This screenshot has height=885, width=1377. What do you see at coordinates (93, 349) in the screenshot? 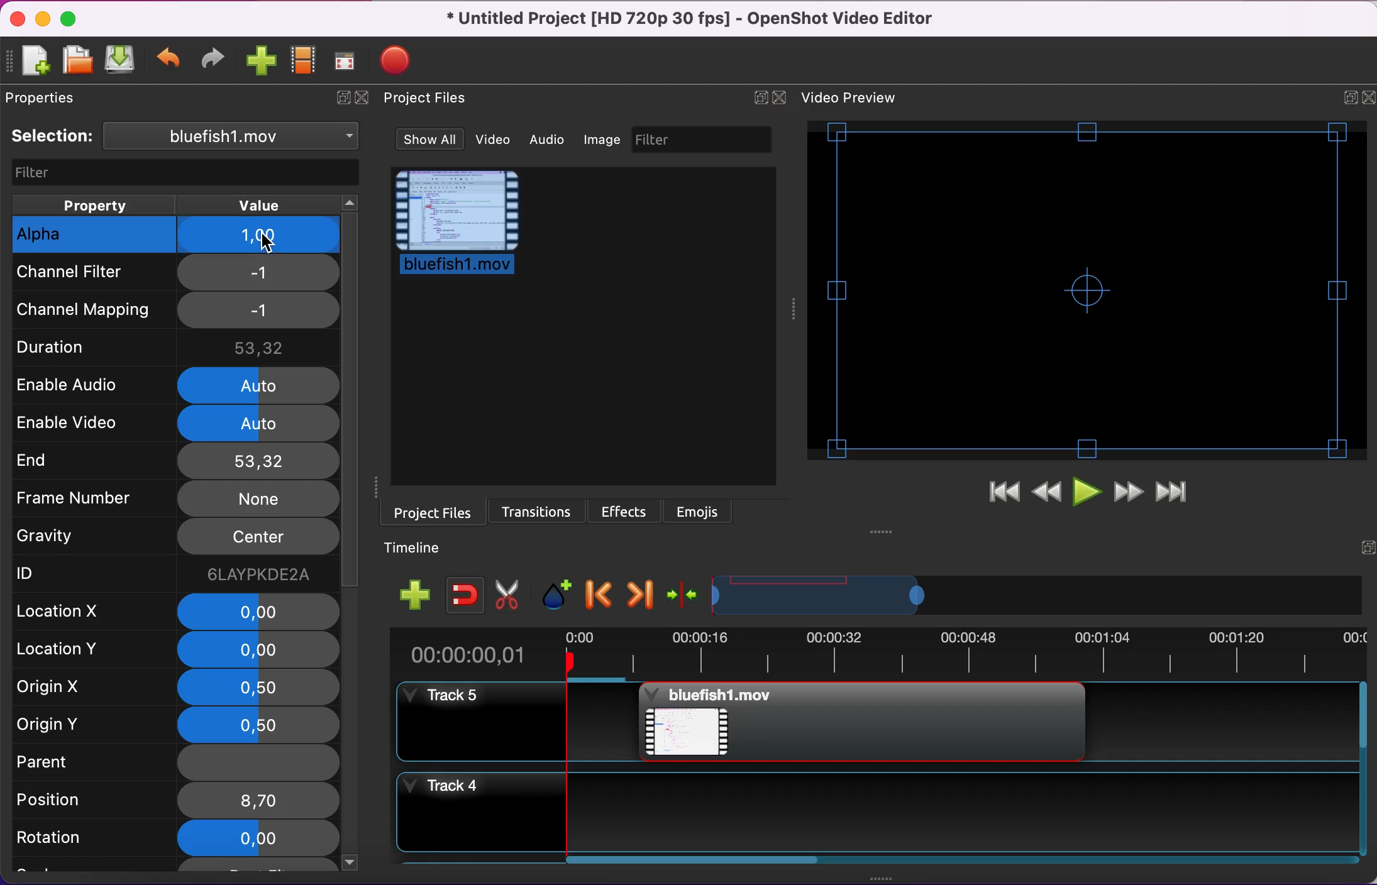
I see `duration` at bounding box center [93, 349].